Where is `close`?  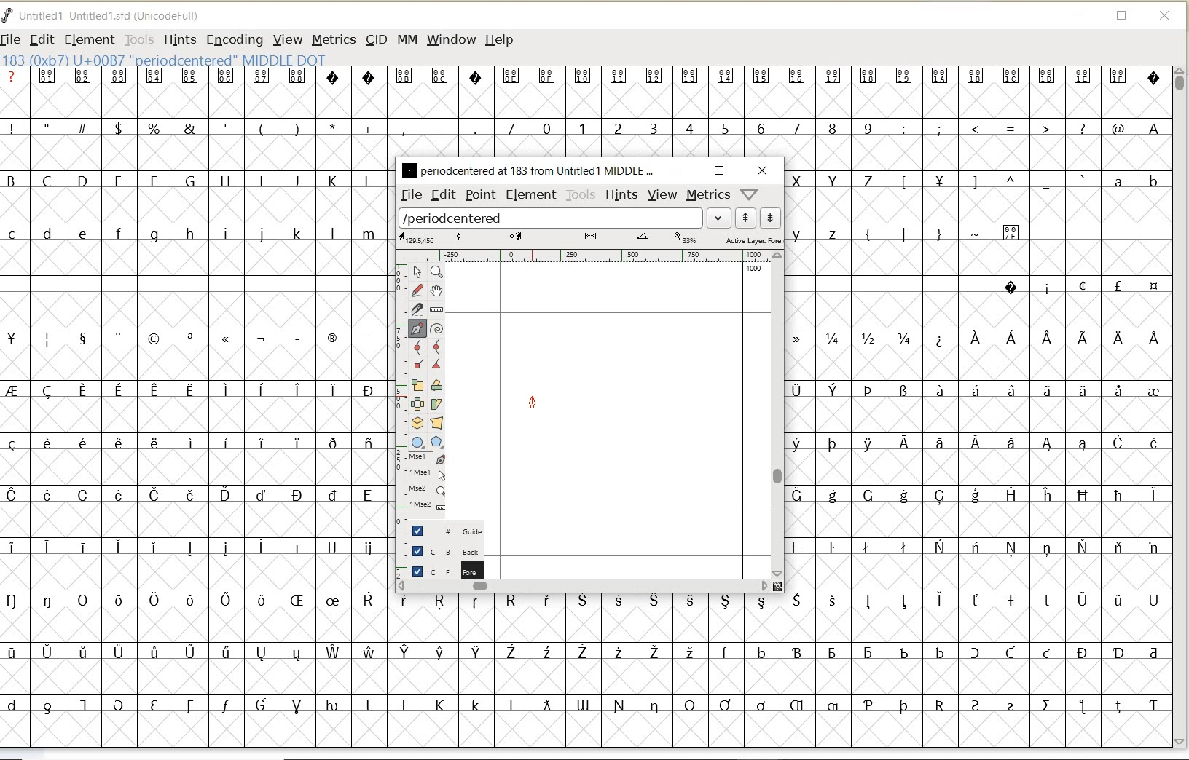
close is located at coordinates (762, 170).